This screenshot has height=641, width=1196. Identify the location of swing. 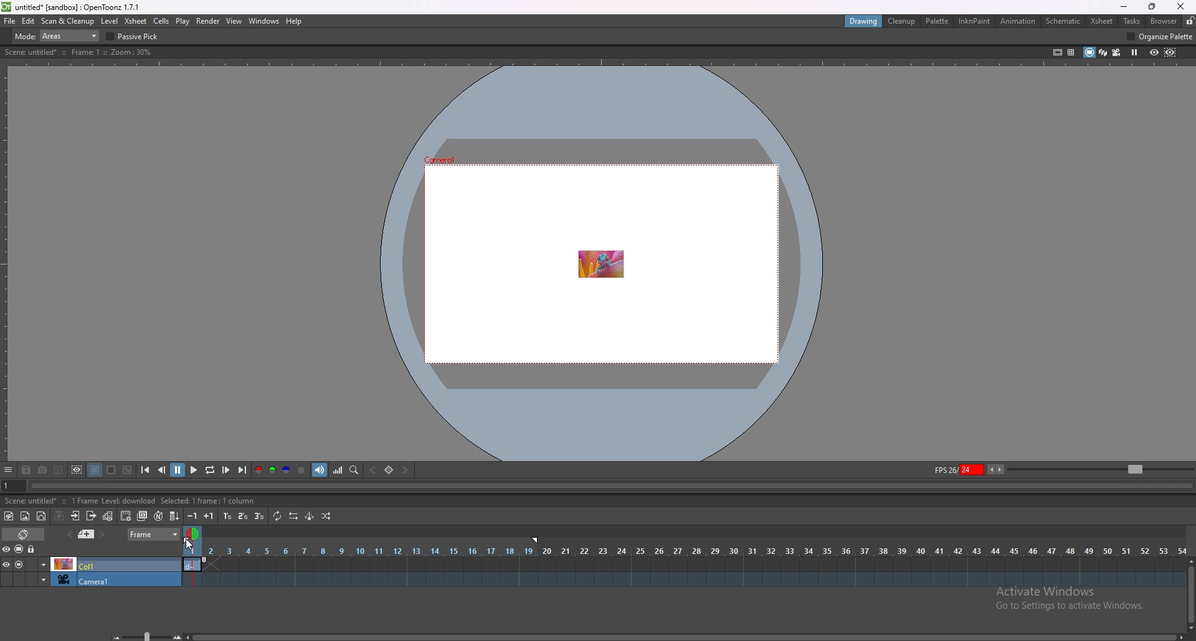
(310, 515).